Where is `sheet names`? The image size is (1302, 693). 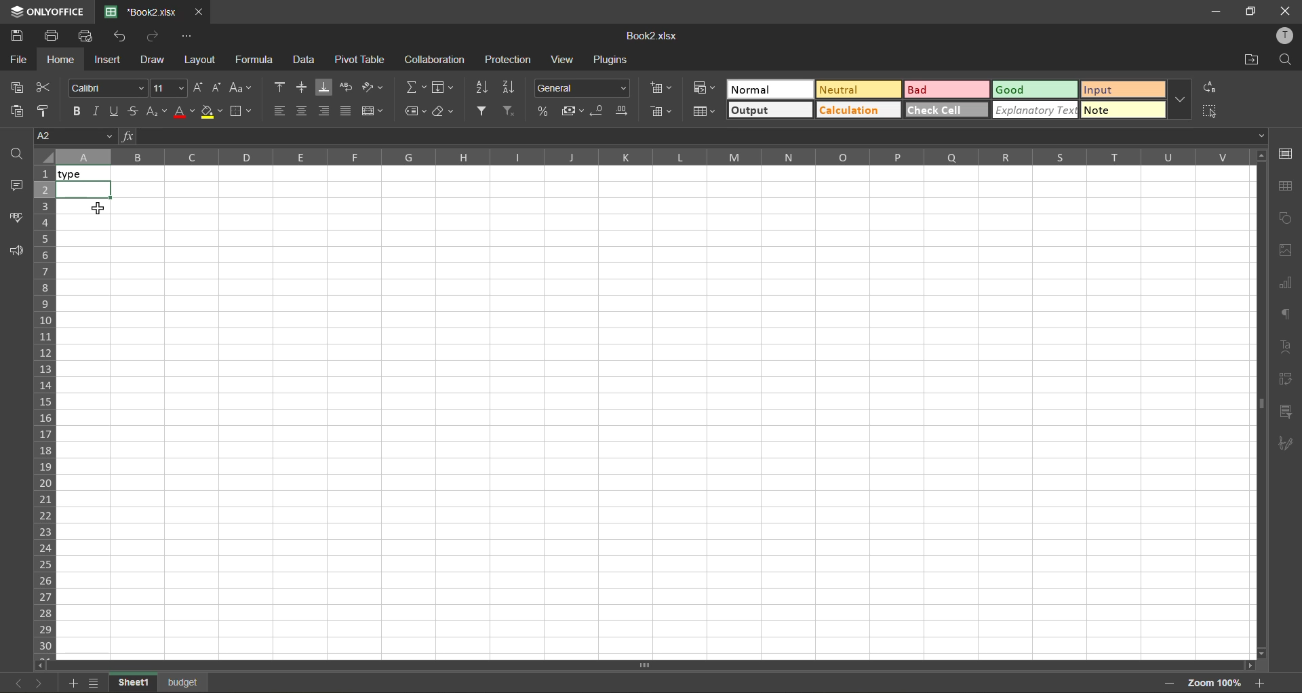
sheet names is located at coordinates (132, 682).